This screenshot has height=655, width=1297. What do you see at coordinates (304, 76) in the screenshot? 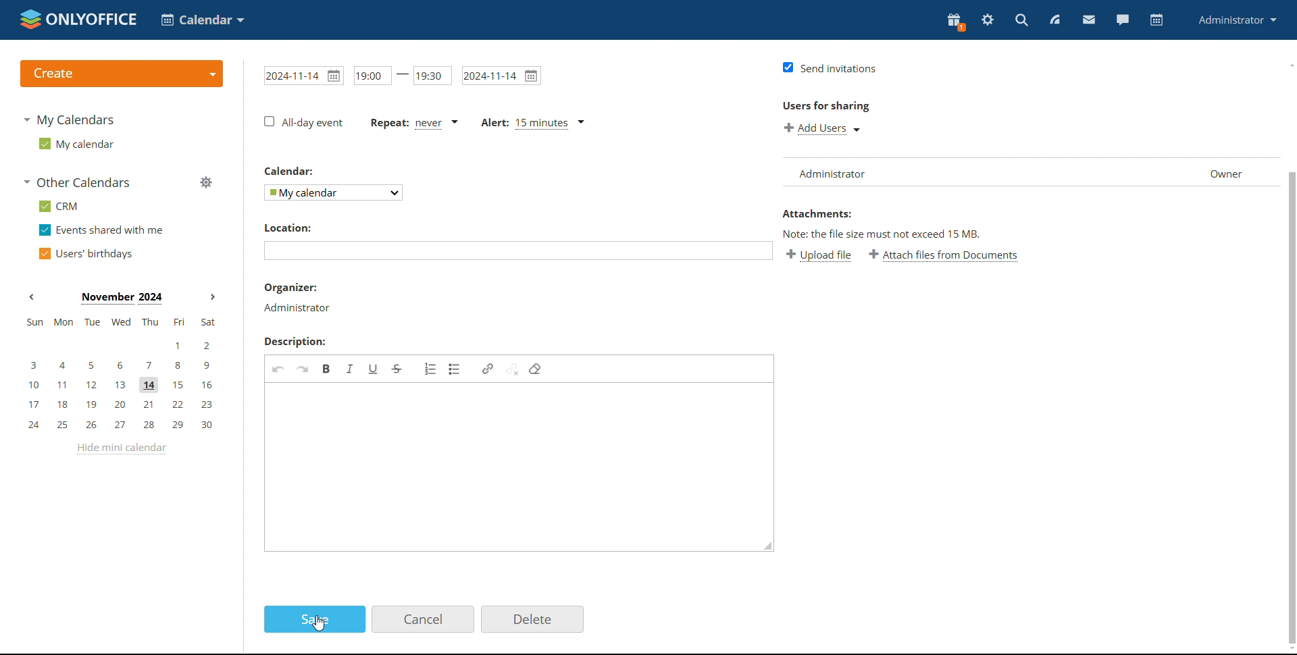
I see `start time` at bounding box center [304, 76].